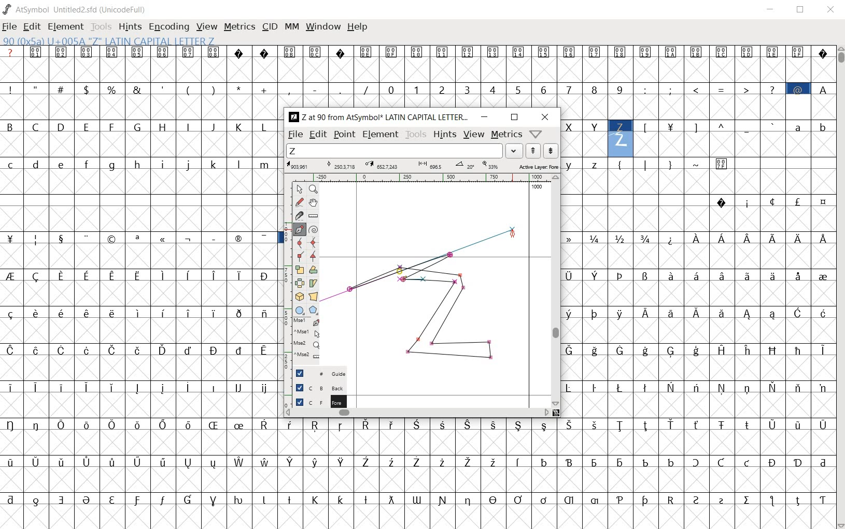  Describe the element at coordinates (831, 9) in the screenshot. I see `close` at that location.